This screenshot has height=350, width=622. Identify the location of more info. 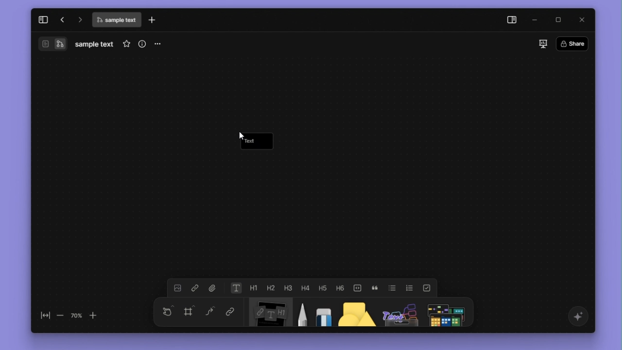
(140, 44).